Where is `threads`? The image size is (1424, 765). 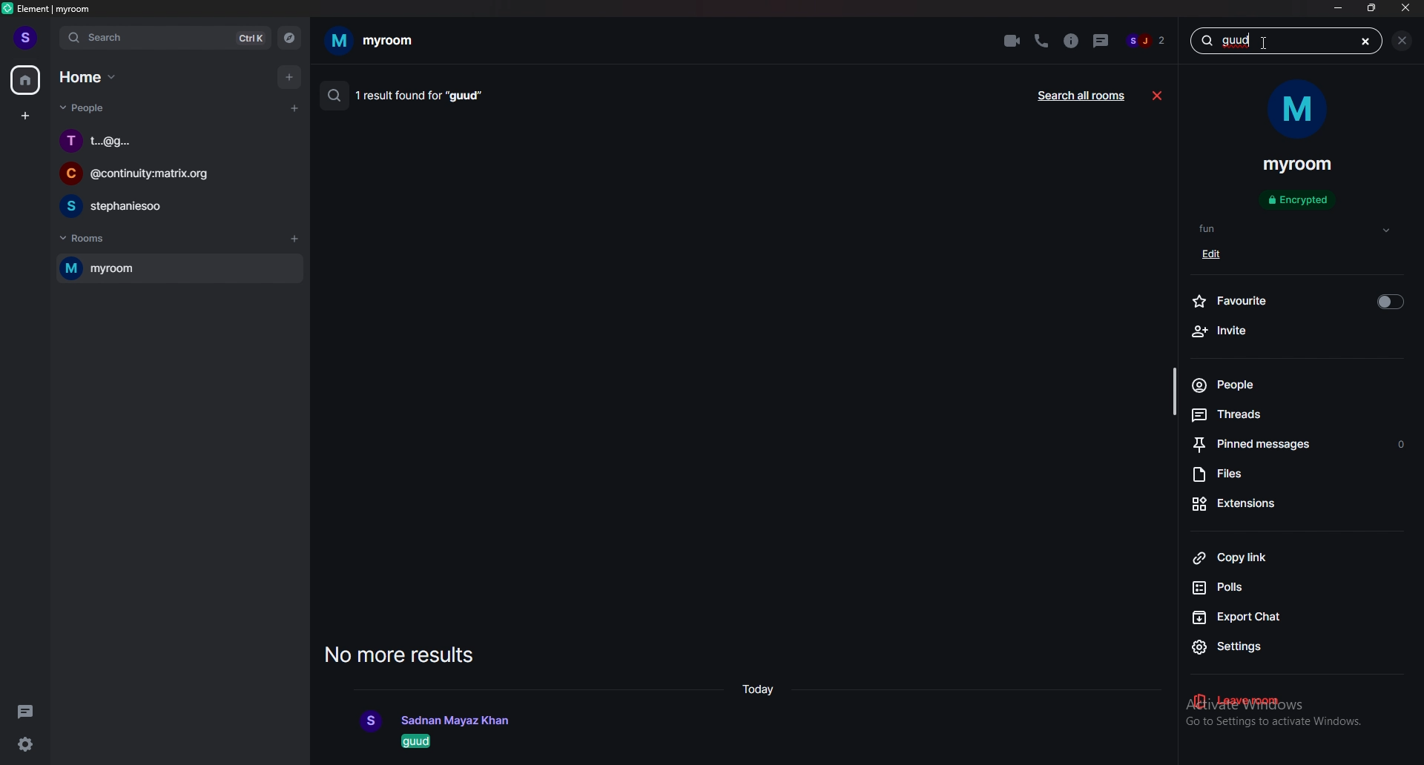 threads is located at coordinates (1270, 415).